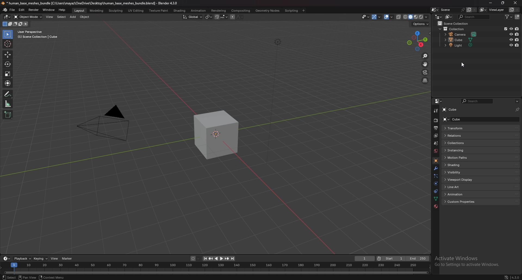 This screenshot has height=280, width=522. I want to click on view, so click(55, 258).